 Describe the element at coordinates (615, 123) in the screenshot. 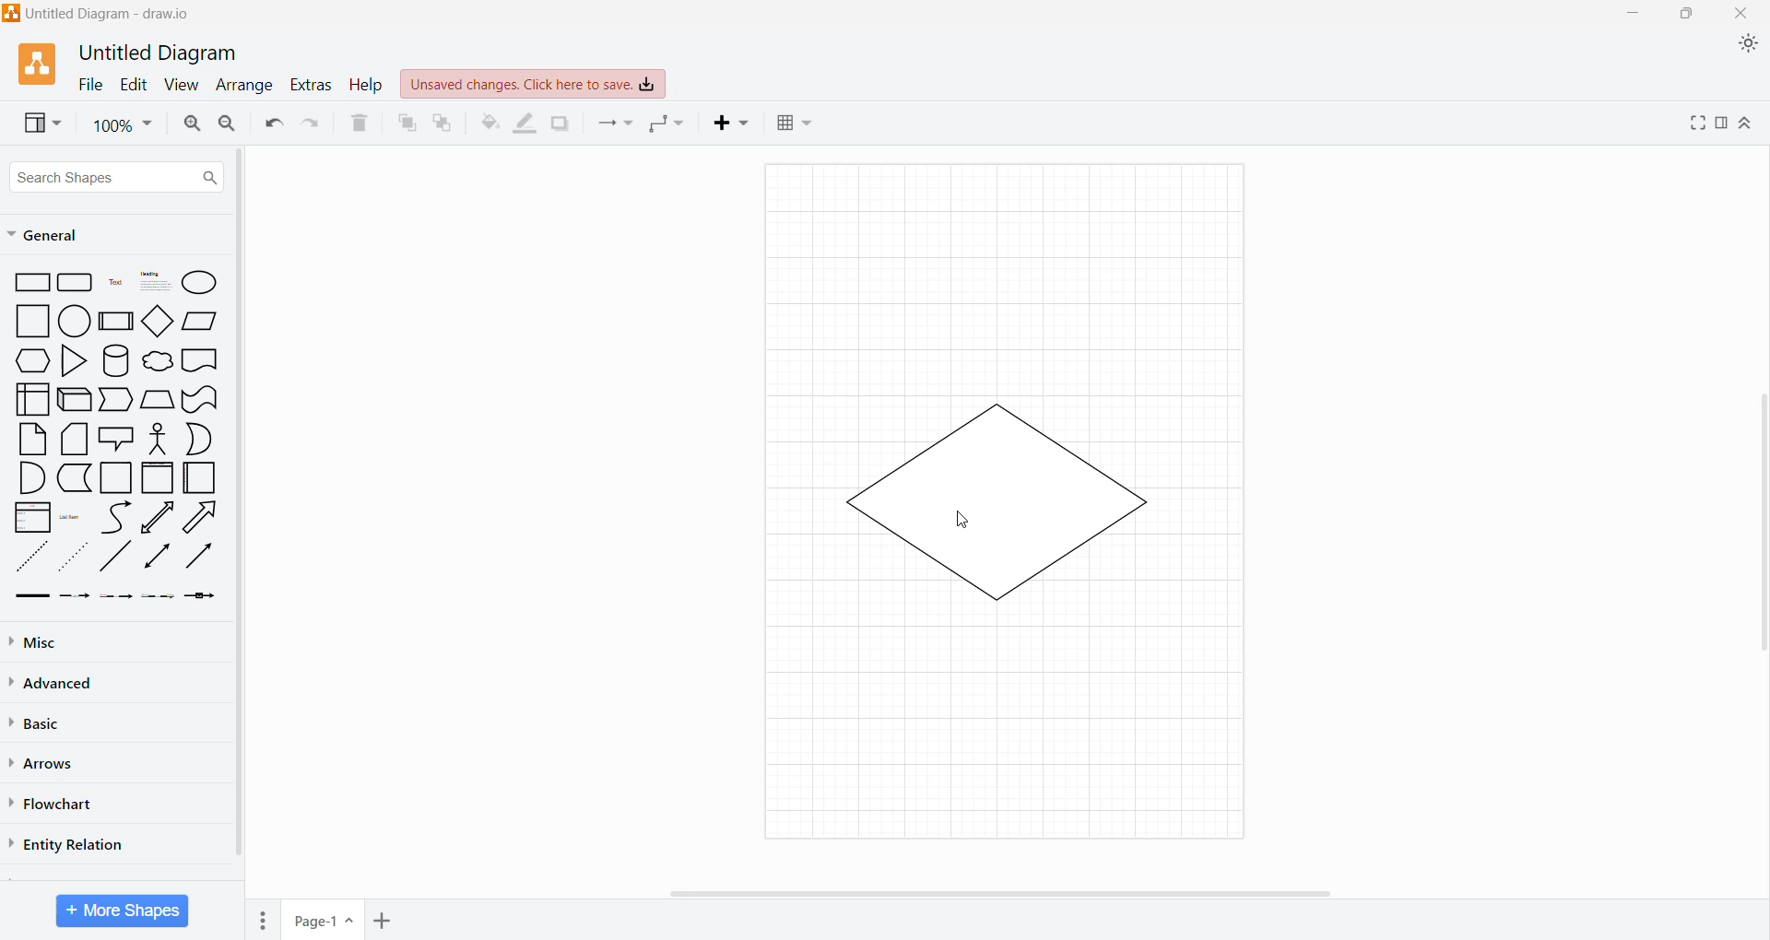

I see `Connection` at that location.